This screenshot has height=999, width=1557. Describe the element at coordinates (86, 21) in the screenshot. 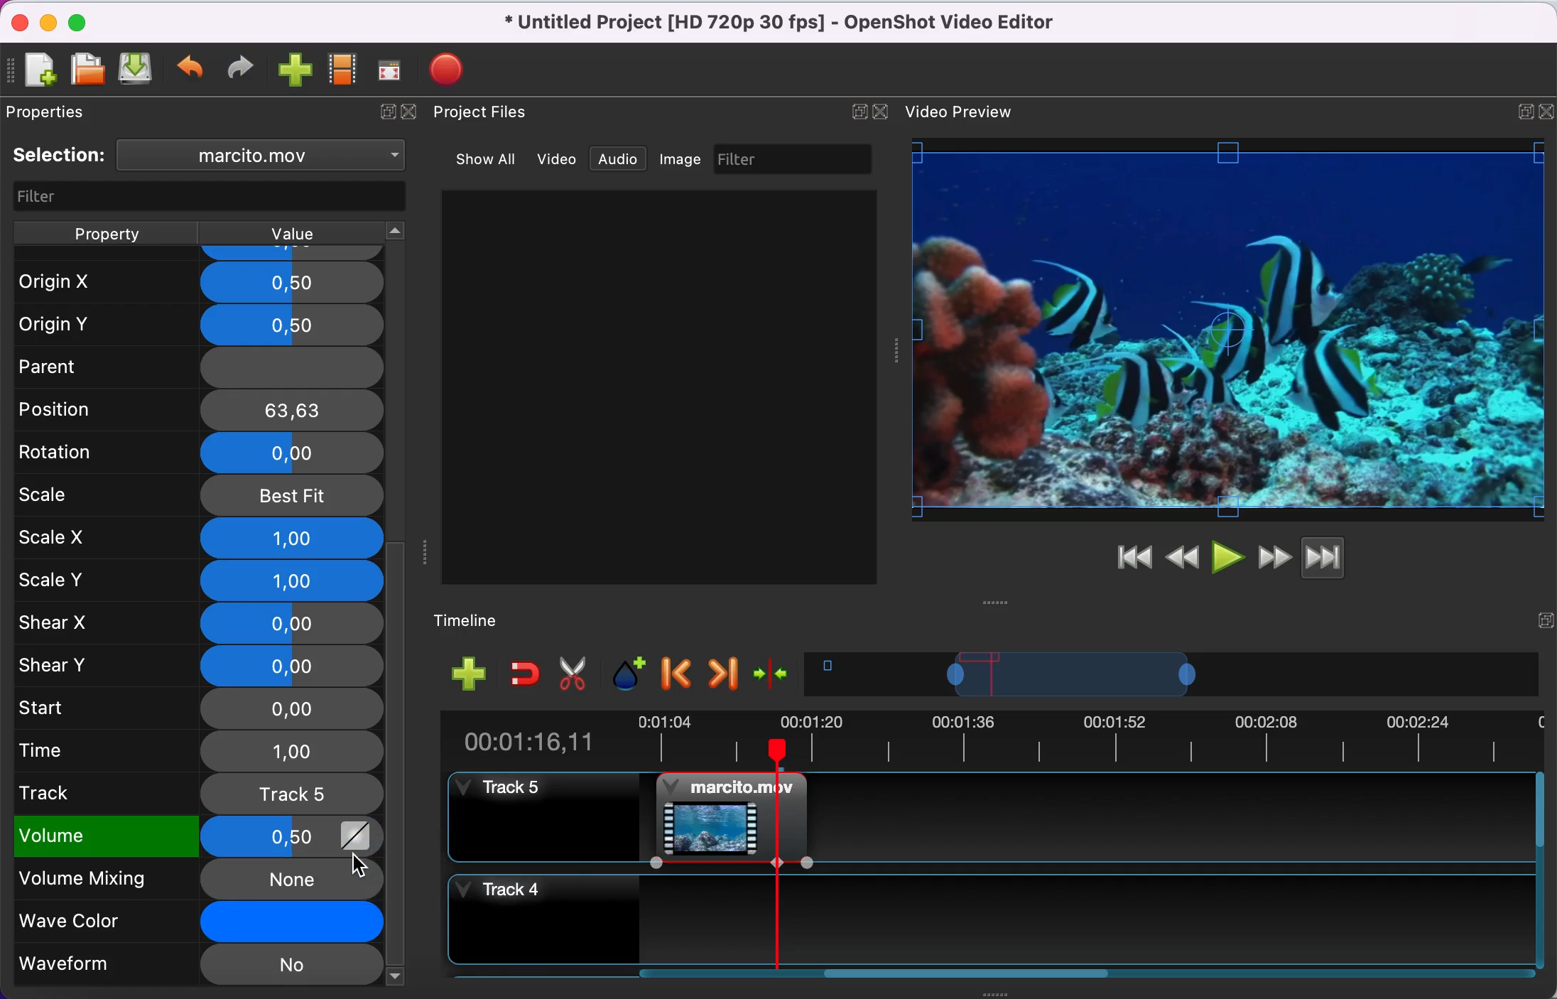

I see `maximize` at that location.